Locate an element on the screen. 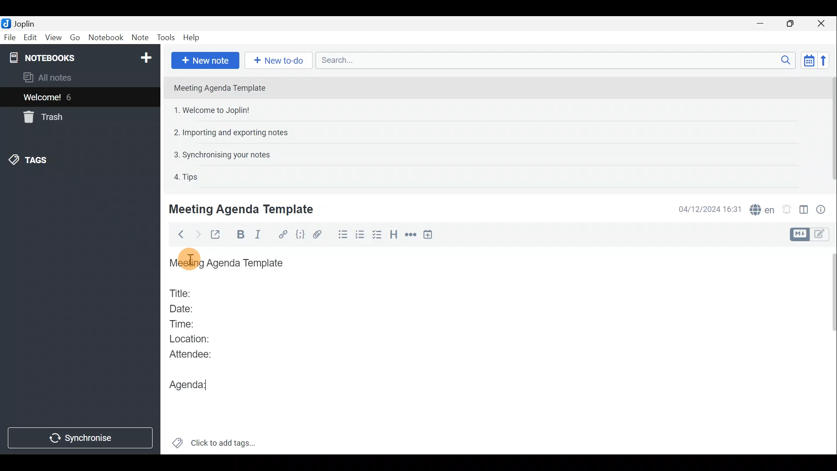 The image size is (837, 471). Minimise is located at coordinates (762, 23).